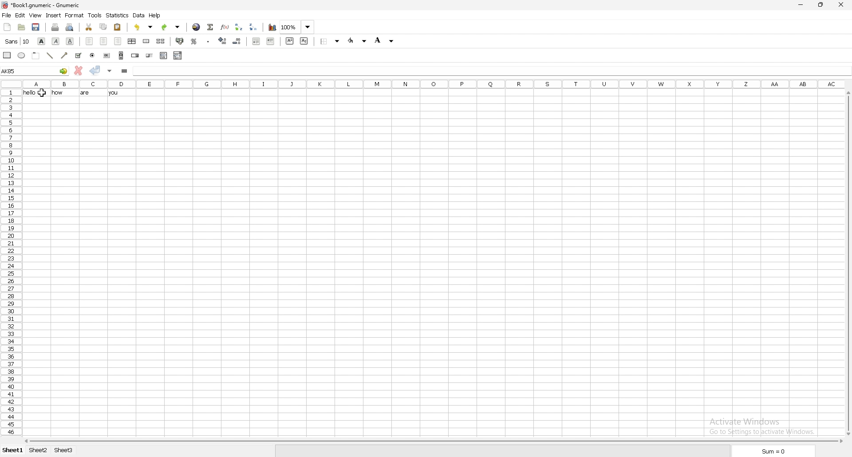 The width and height of the screenshot is (852, 457). What do you see at coordinates (103, 27) in the screenshot?
I see `copy` at bounding box center [103, 27].